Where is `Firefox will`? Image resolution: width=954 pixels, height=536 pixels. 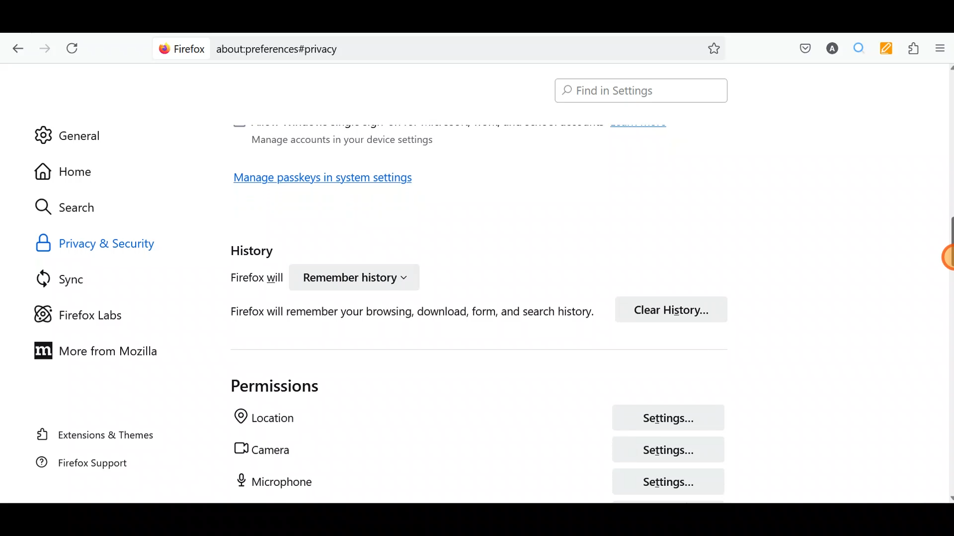 Firefox will is located at coordinates (246, 279).